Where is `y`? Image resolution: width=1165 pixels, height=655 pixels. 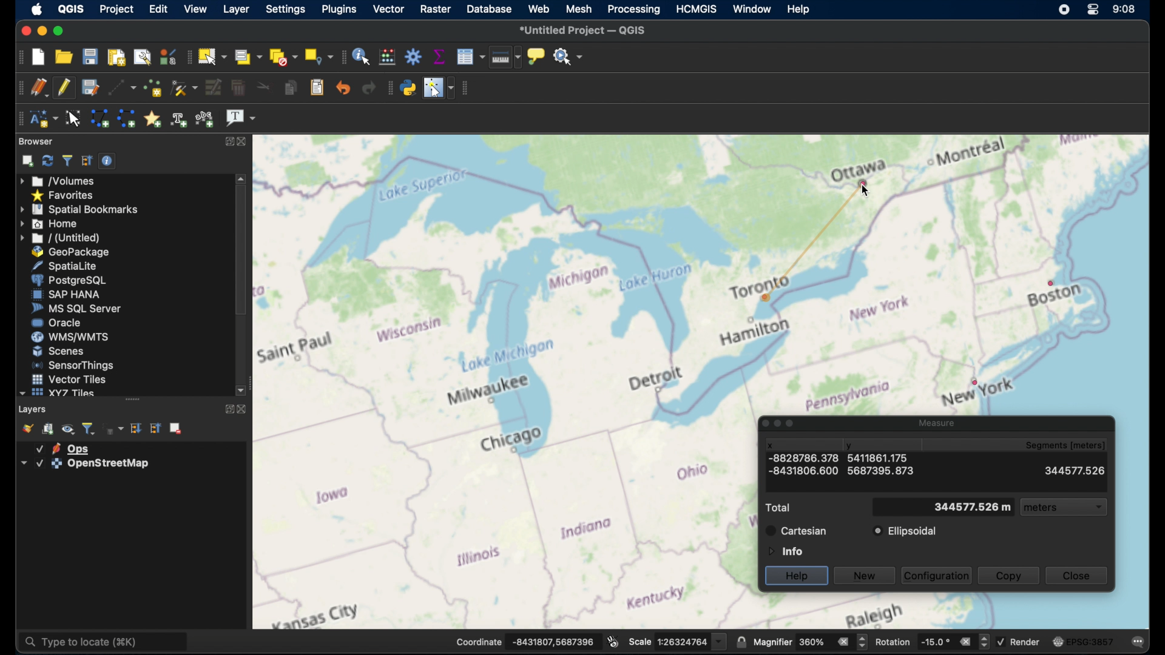 y is located at coordinates (851, 447).